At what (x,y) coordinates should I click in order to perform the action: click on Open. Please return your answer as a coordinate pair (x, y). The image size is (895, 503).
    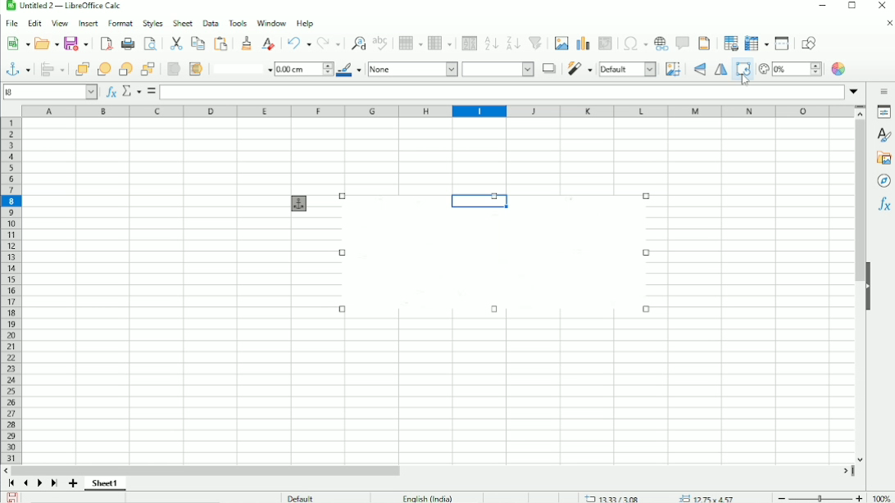
    Looking at the image, I should click on (47, 43).